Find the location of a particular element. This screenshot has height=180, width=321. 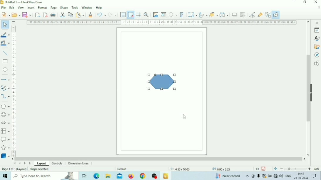

Sidebar settings is located at coordinates (317, 22).